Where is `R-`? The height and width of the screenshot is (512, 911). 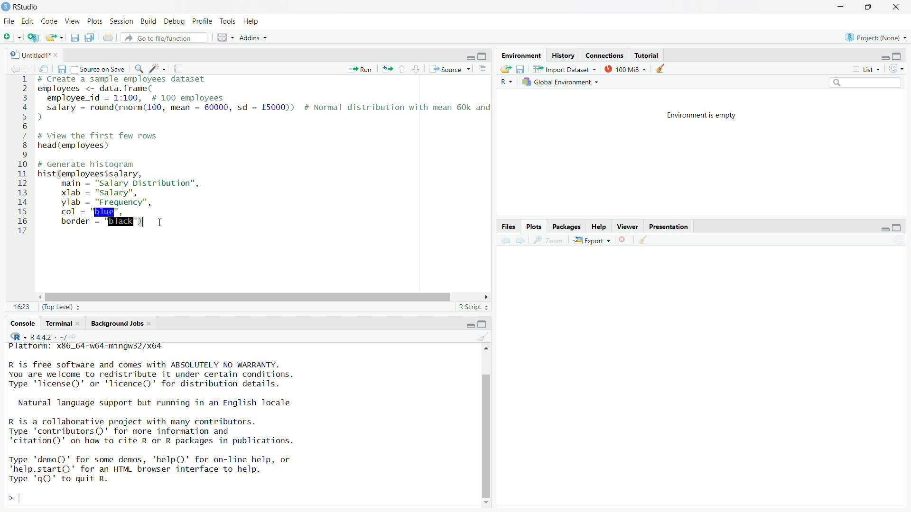
R- is located at coordinates (18, 336).